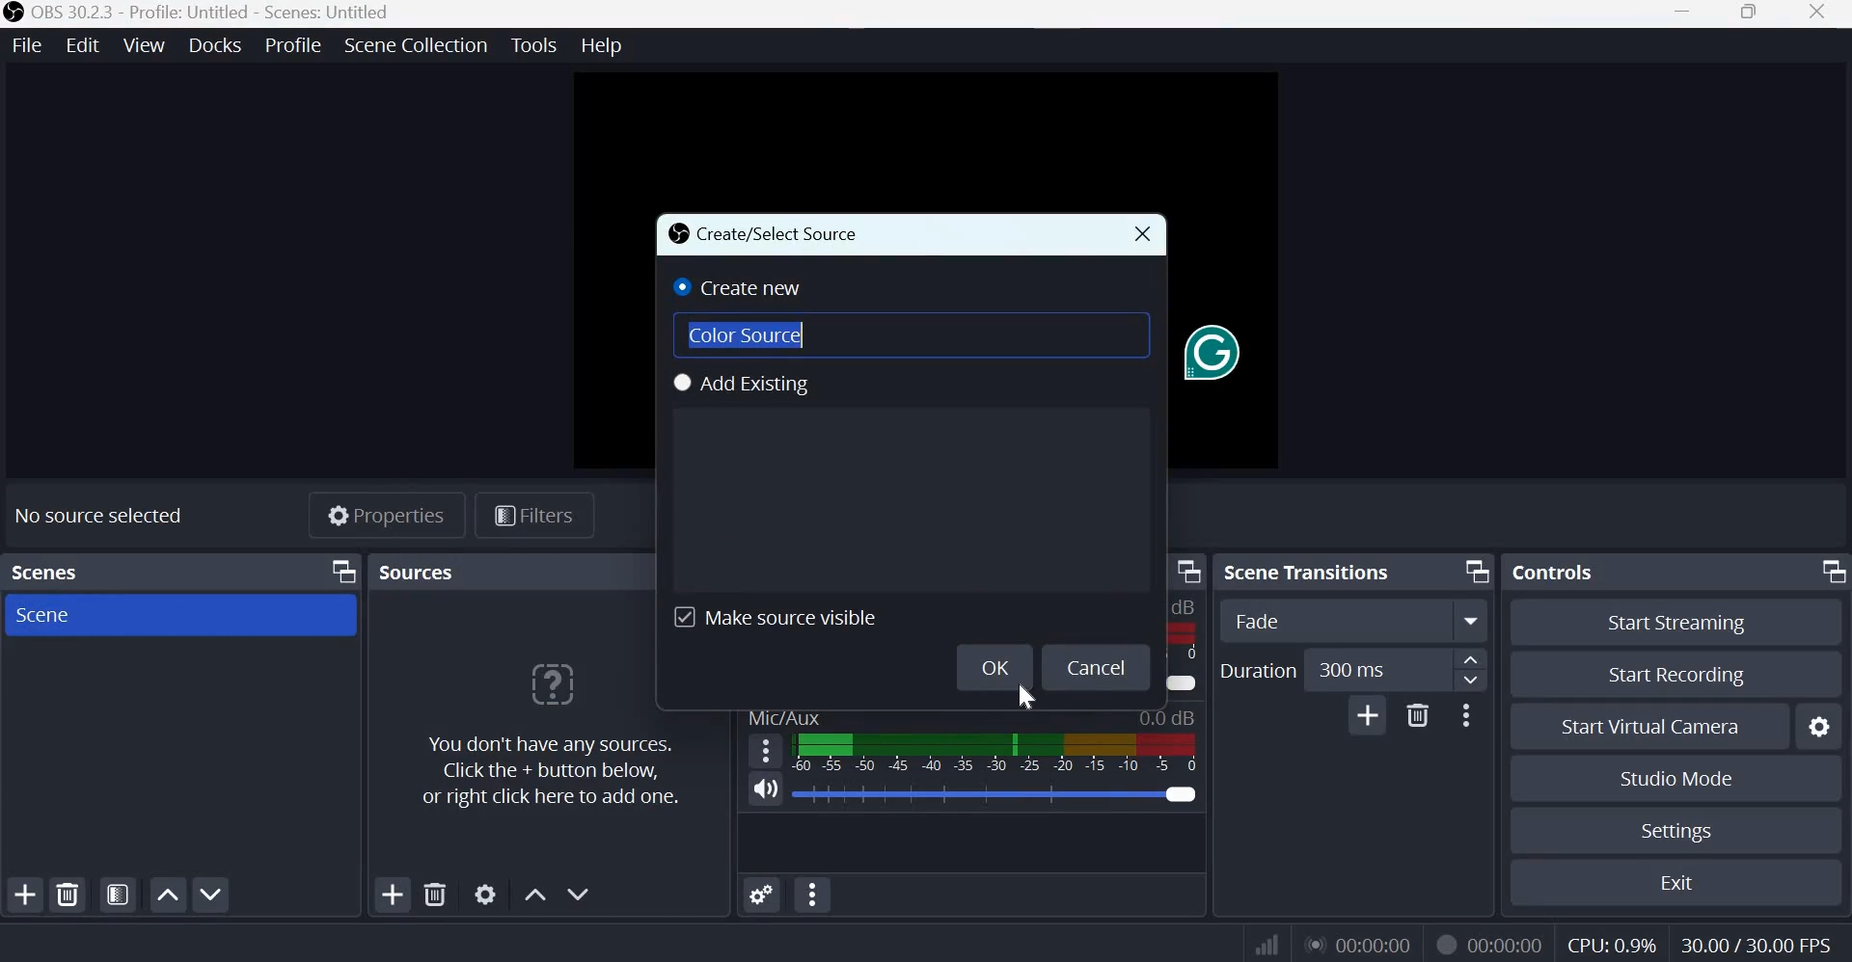 The width and height of the screenshot is (1852, 962). I want to click on Dock Options icon, so click(1829, 570).